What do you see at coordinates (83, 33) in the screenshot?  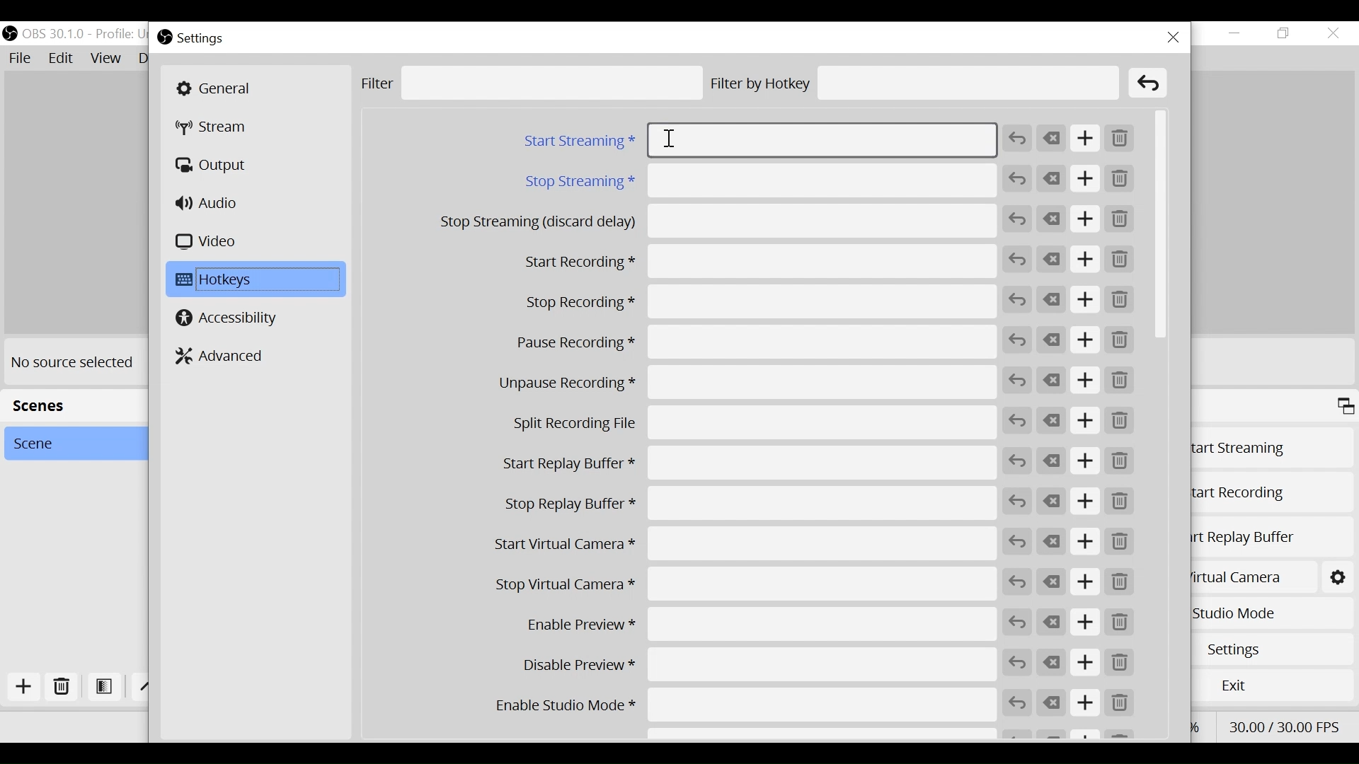 I see `OBS Version` at bounding box center [83, 33].